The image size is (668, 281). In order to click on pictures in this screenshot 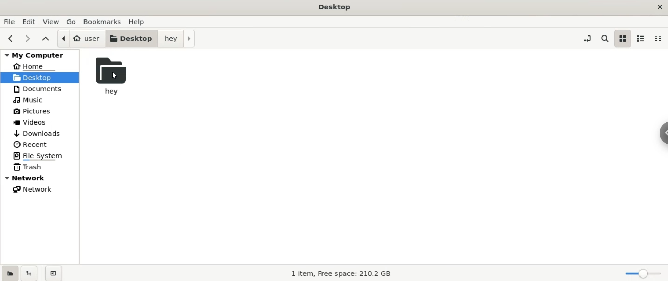, I will do `click(43, 112)`.